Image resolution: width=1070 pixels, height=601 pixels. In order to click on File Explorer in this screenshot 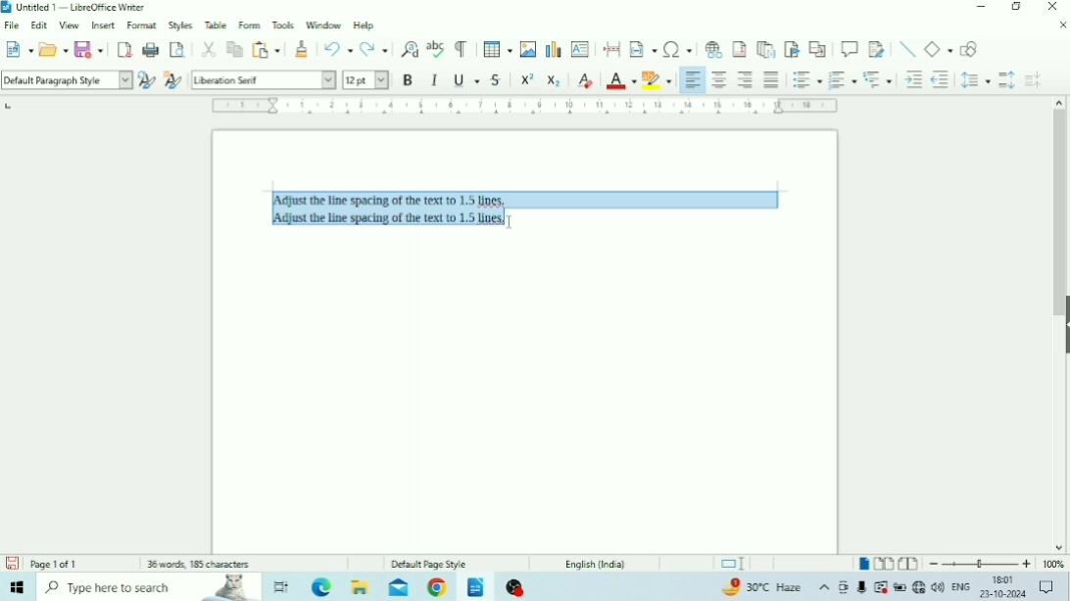, I will do `click(360, 586)`.